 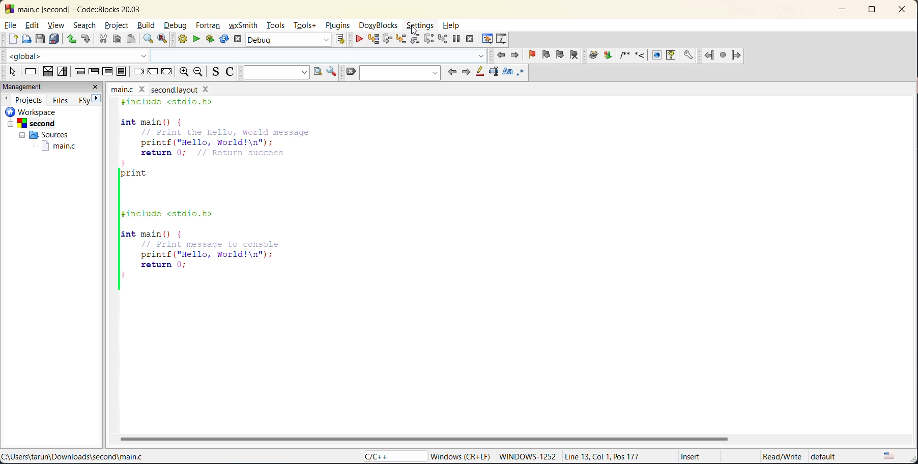 What do you see at coordinates (608, 455) in the screenshot?
I see `Line 13, Col 1, Pos 177` at bounding box center [608, 455].